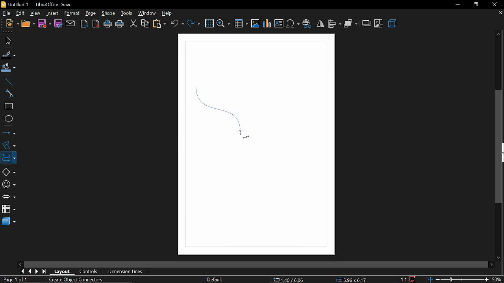 Image resolution: width=504 pixels, height=283 pixels. I want to click on Insert chart, so click(267, 24).